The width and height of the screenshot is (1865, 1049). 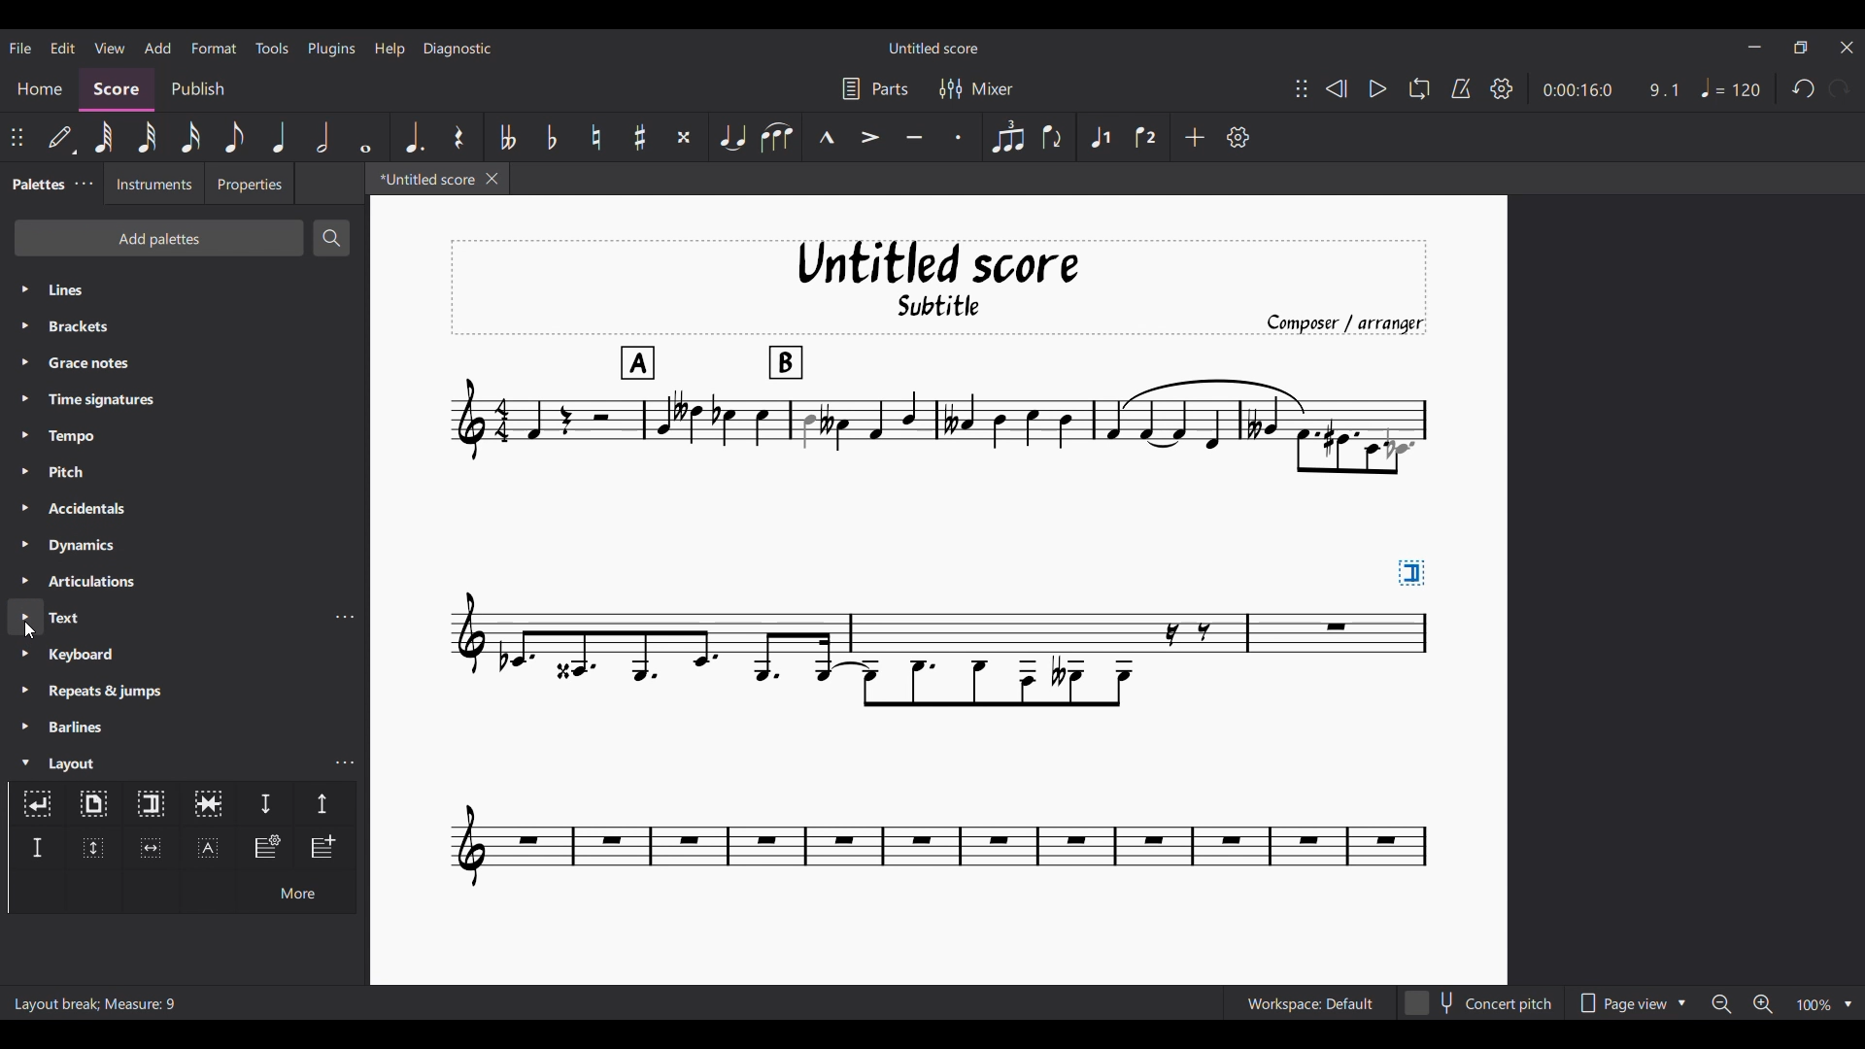 What do you see at coordinates (279, 136) in the screenshot?
I see `Quarter note` at bounding box center [279, 136].